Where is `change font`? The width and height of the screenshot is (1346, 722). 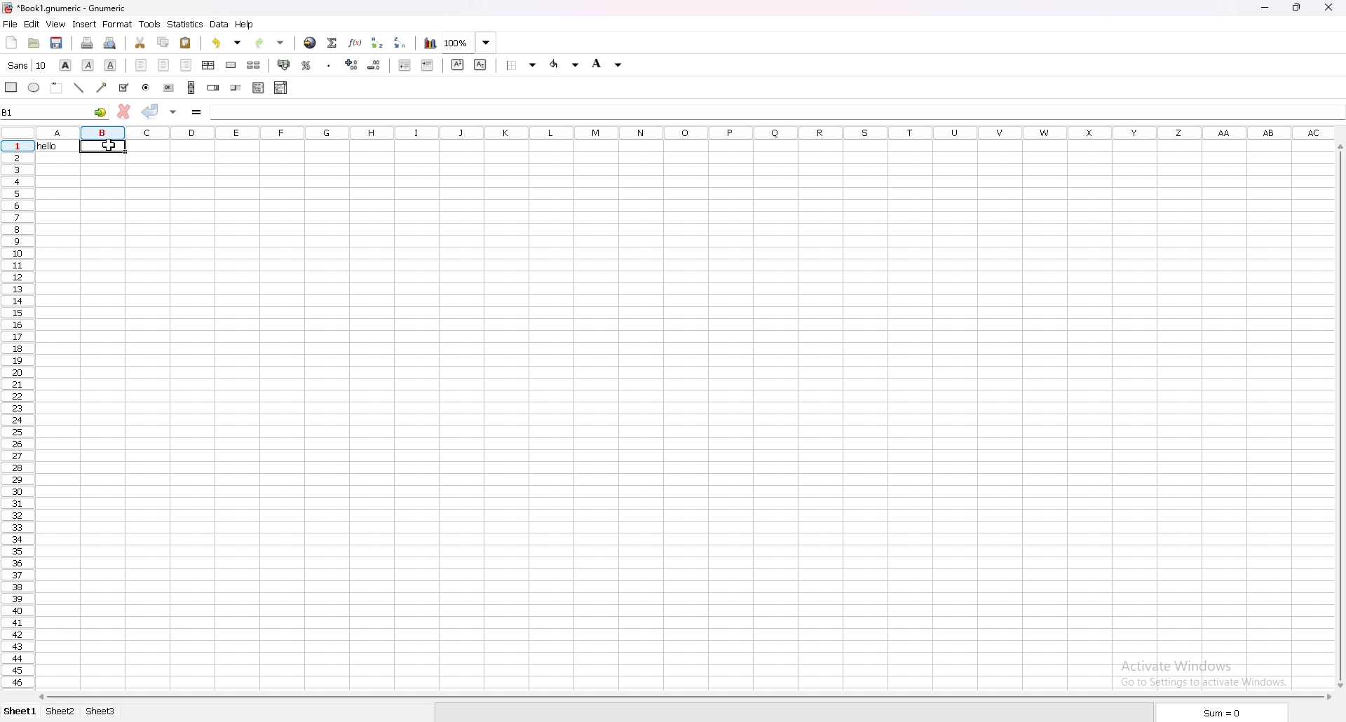 change font is located at coordinates (27, 65).